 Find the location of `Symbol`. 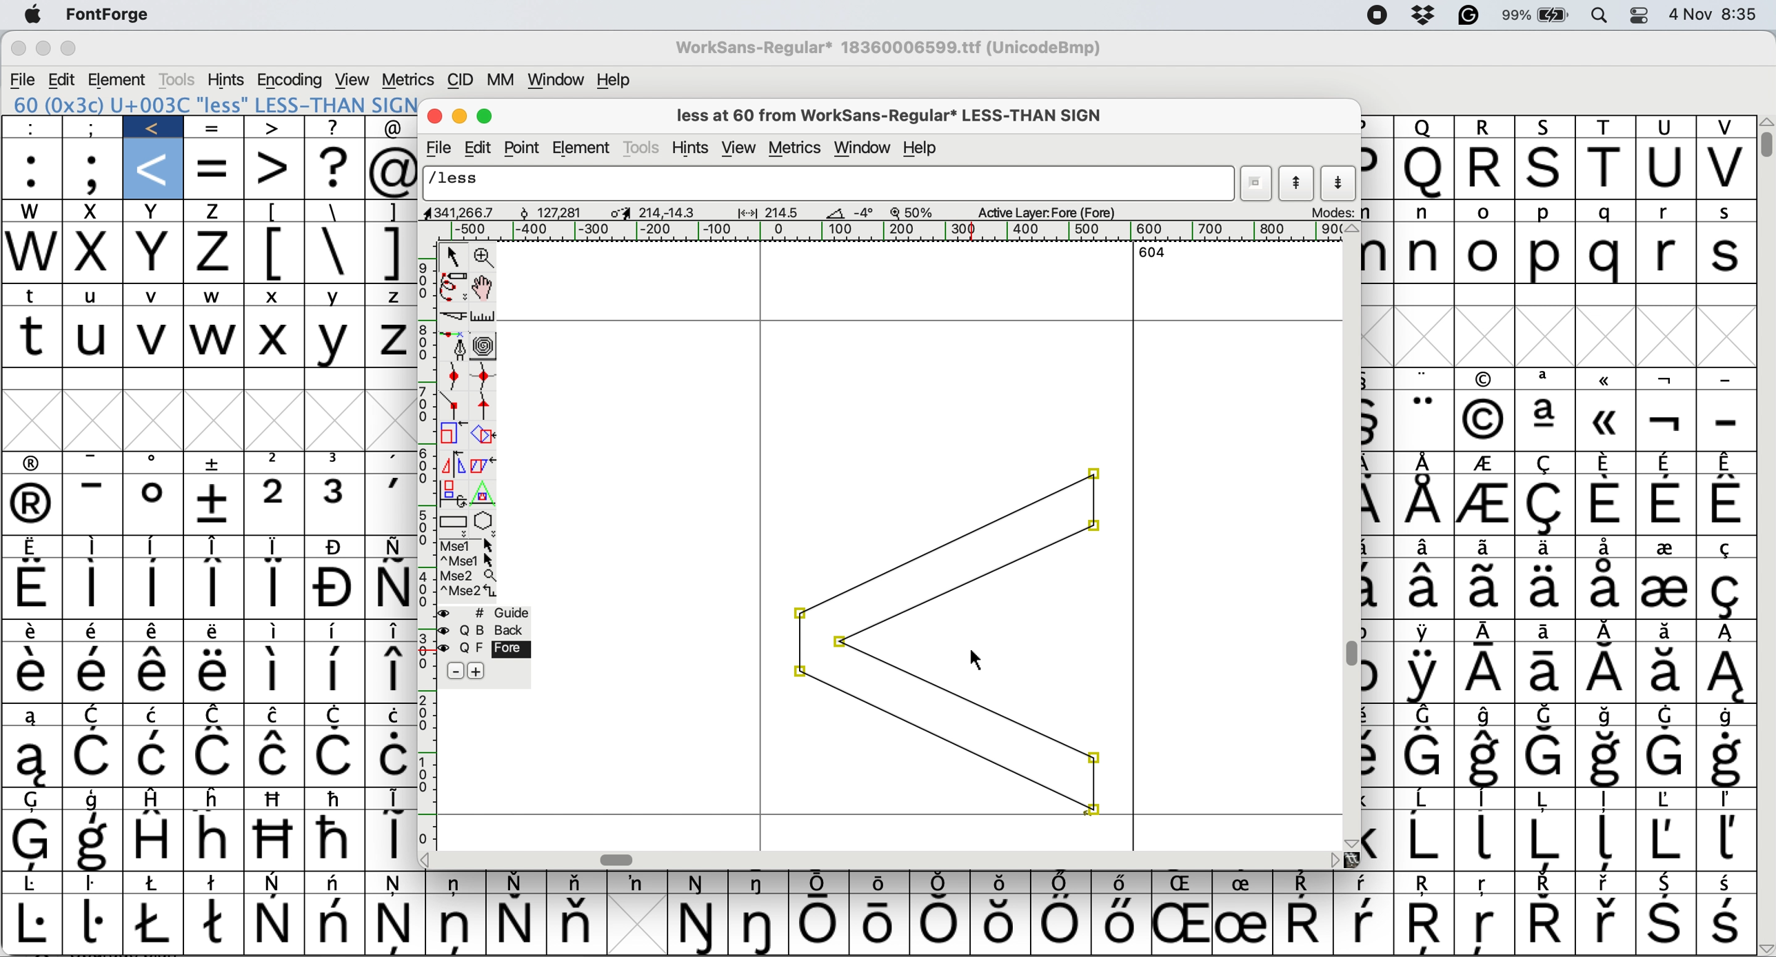

Symbol is located at coordinates (880, 883).